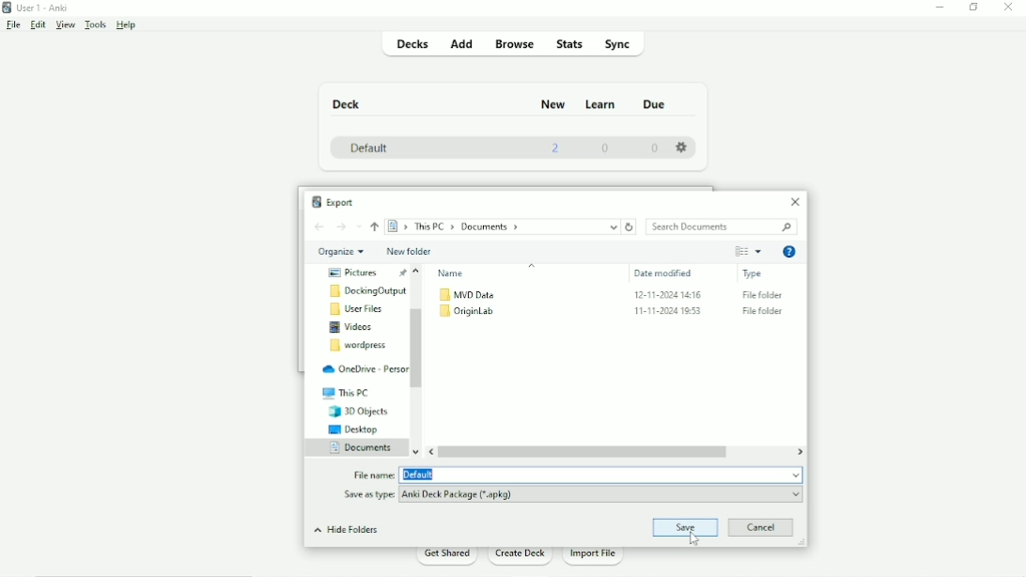 This screenshot has height=577, width=1026. I want to click on Learn, so click(599, 105).